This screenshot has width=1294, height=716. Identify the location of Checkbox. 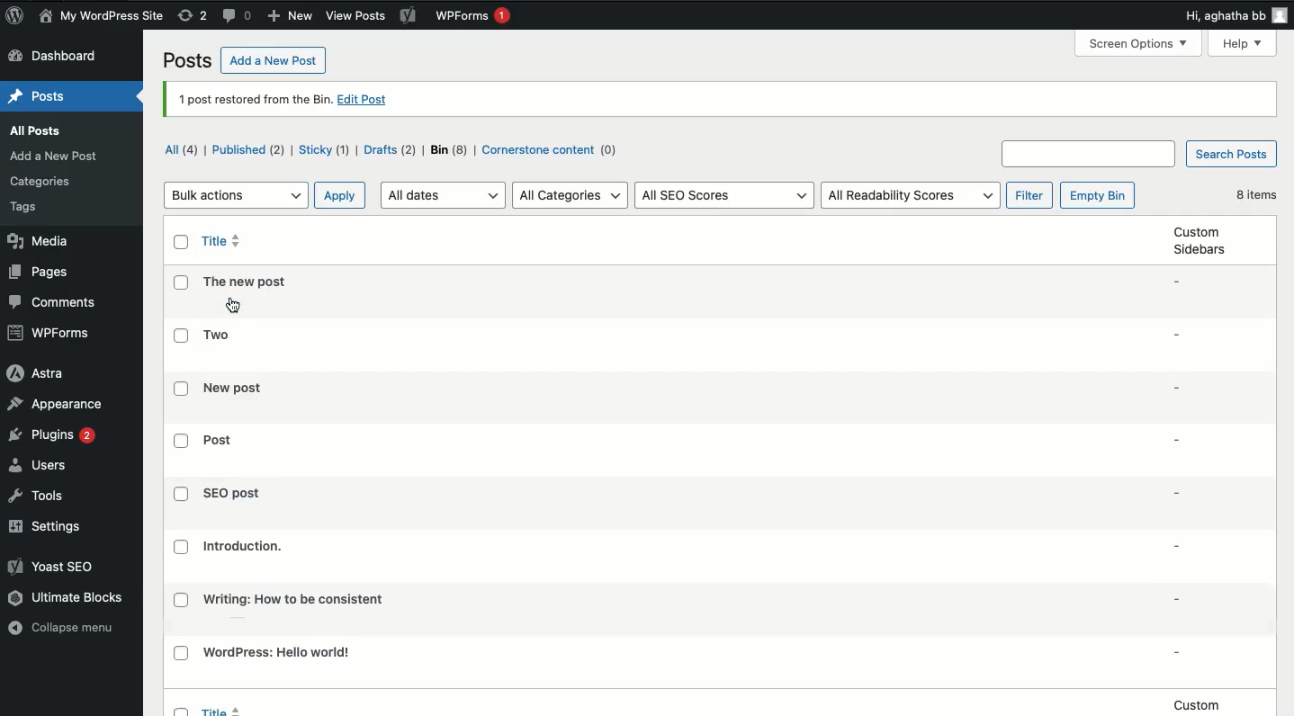
(181, 599).